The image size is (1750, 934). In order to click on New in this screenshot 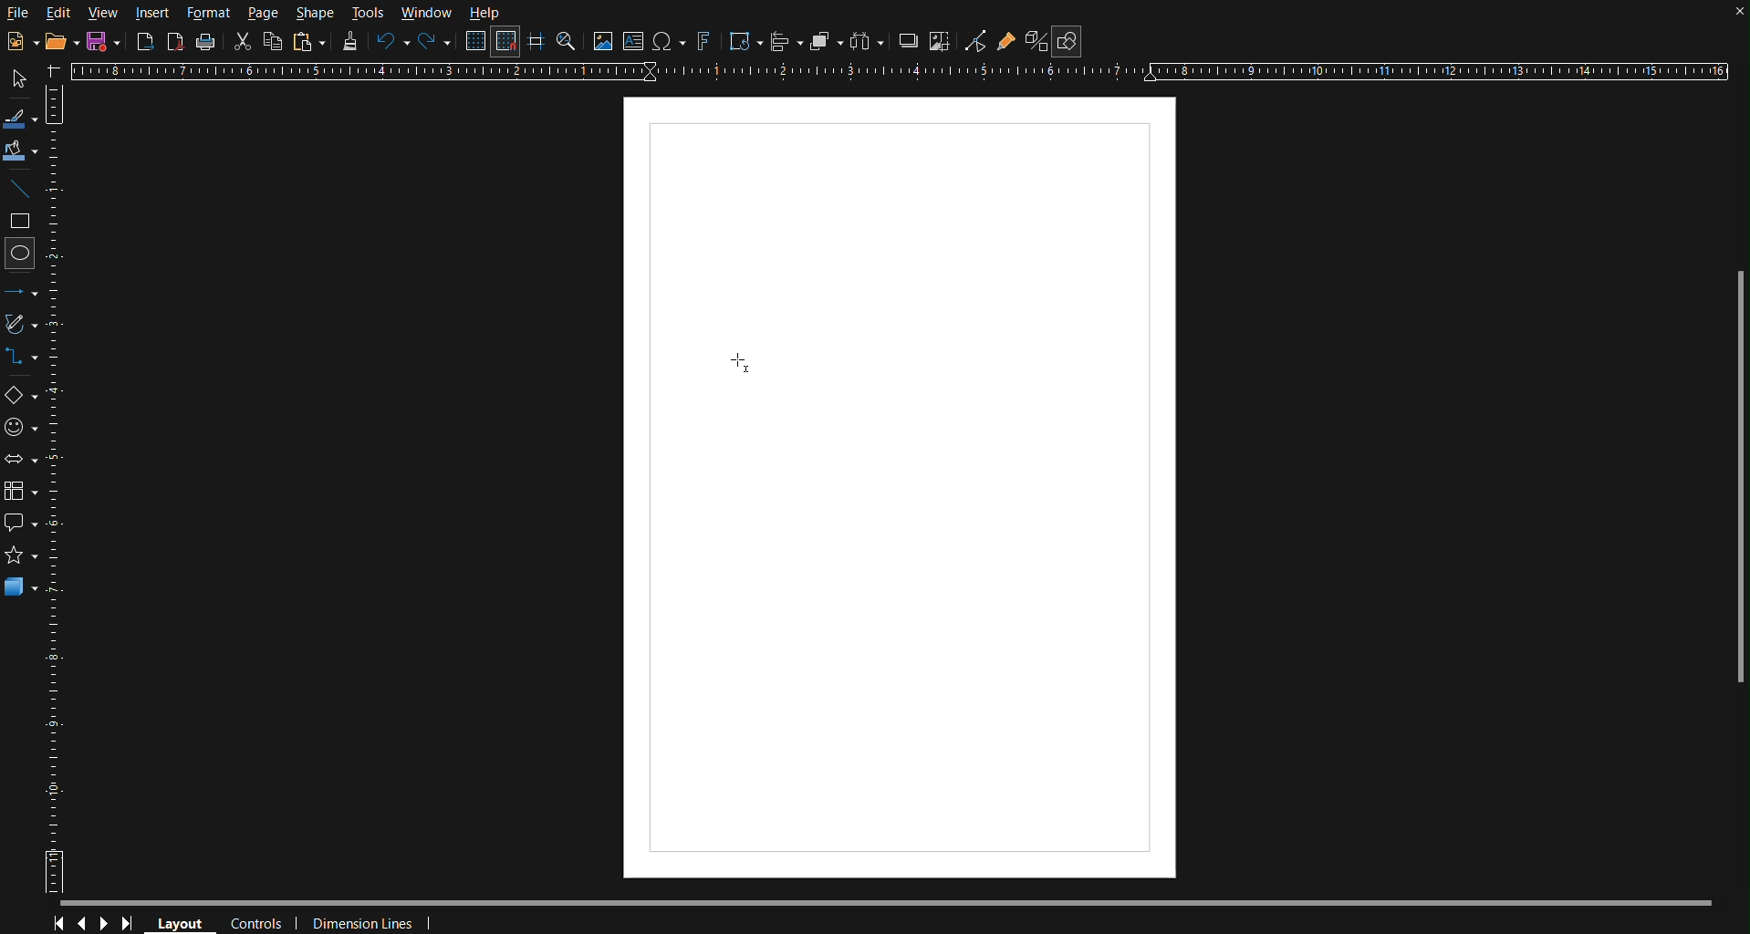, I will do `click(17, 38)`.